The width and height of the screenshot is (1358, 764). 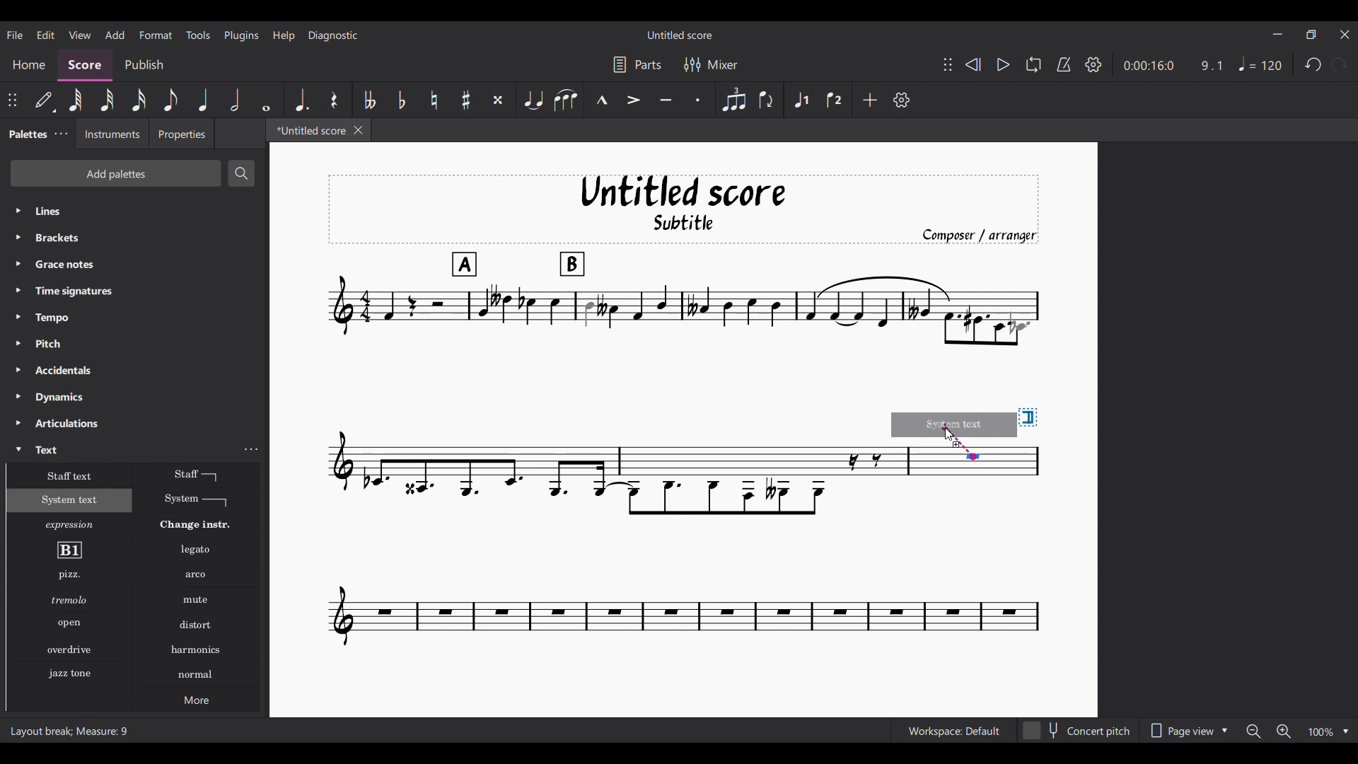 I want to click on Diagnostic menu, so click(x=334, y=35).